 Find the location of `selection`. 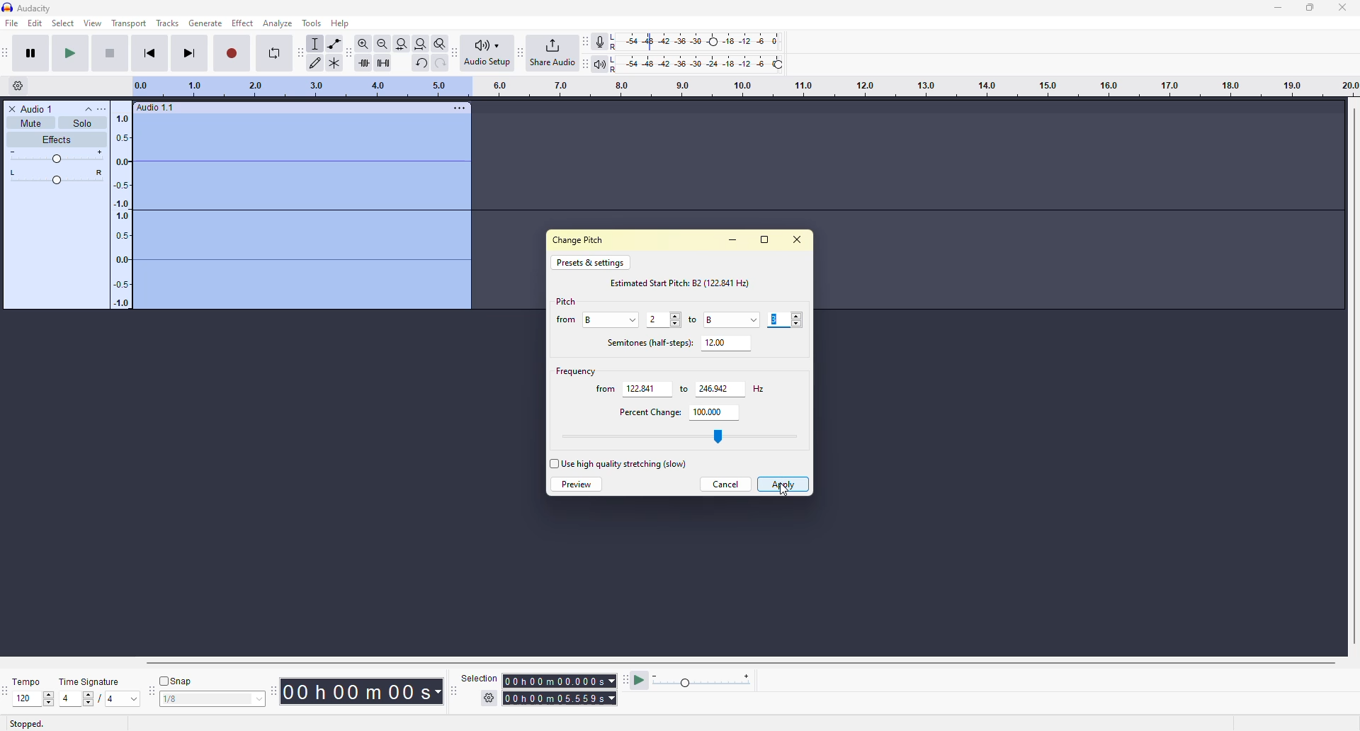

selection is located at coordinates (477, 677).